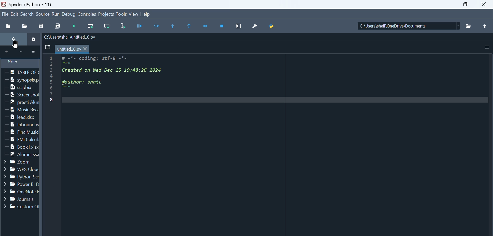  I want to click on Run current line, so click(157, 26).